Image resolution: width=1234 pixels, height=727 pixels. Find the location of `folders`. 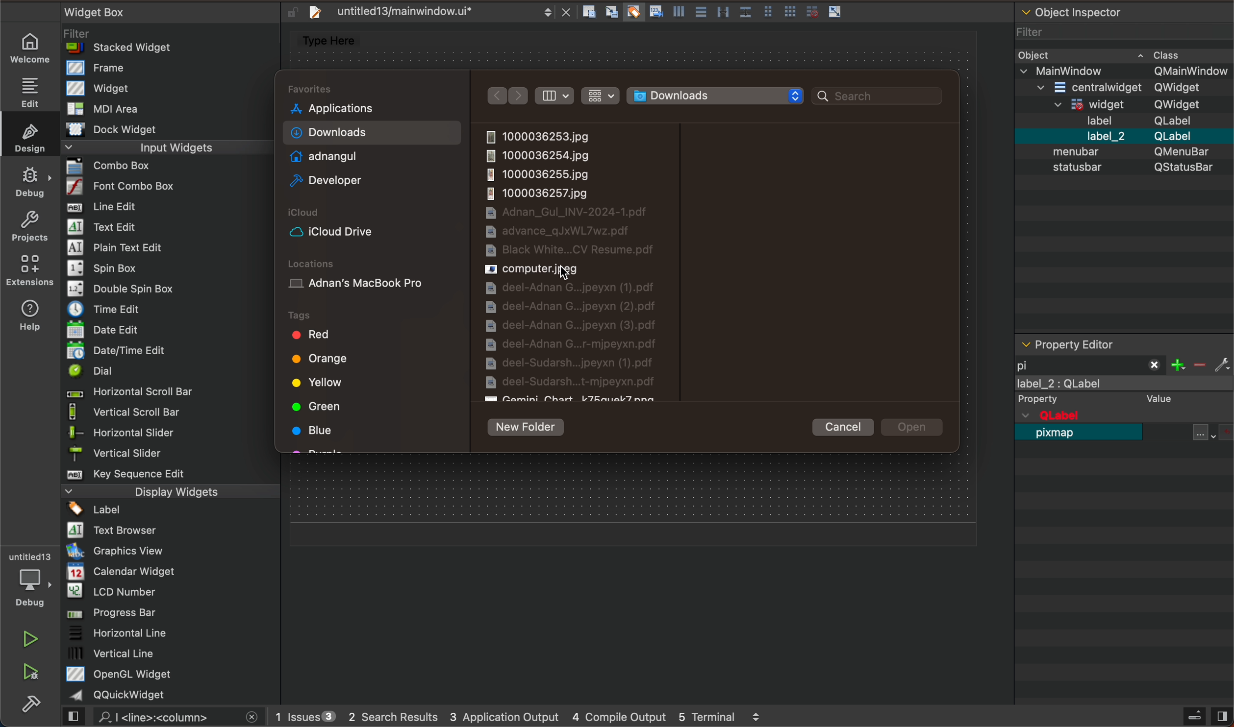

folders is located at coordinates (373, 141).